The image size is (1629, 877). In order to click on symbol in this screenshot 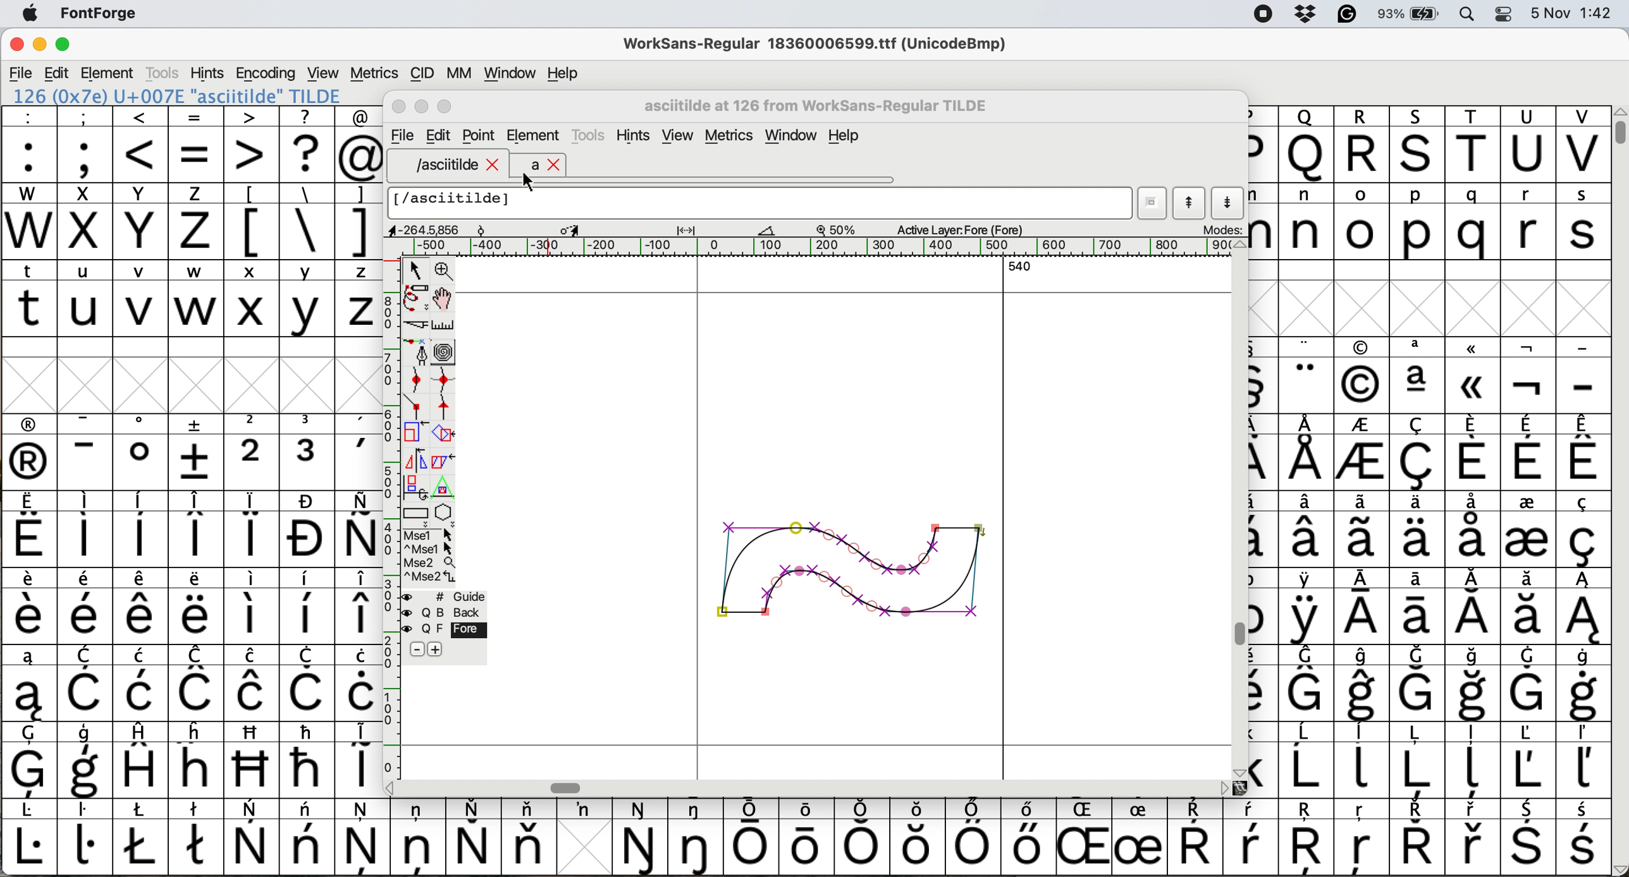, I will do `click(359, 758)`.